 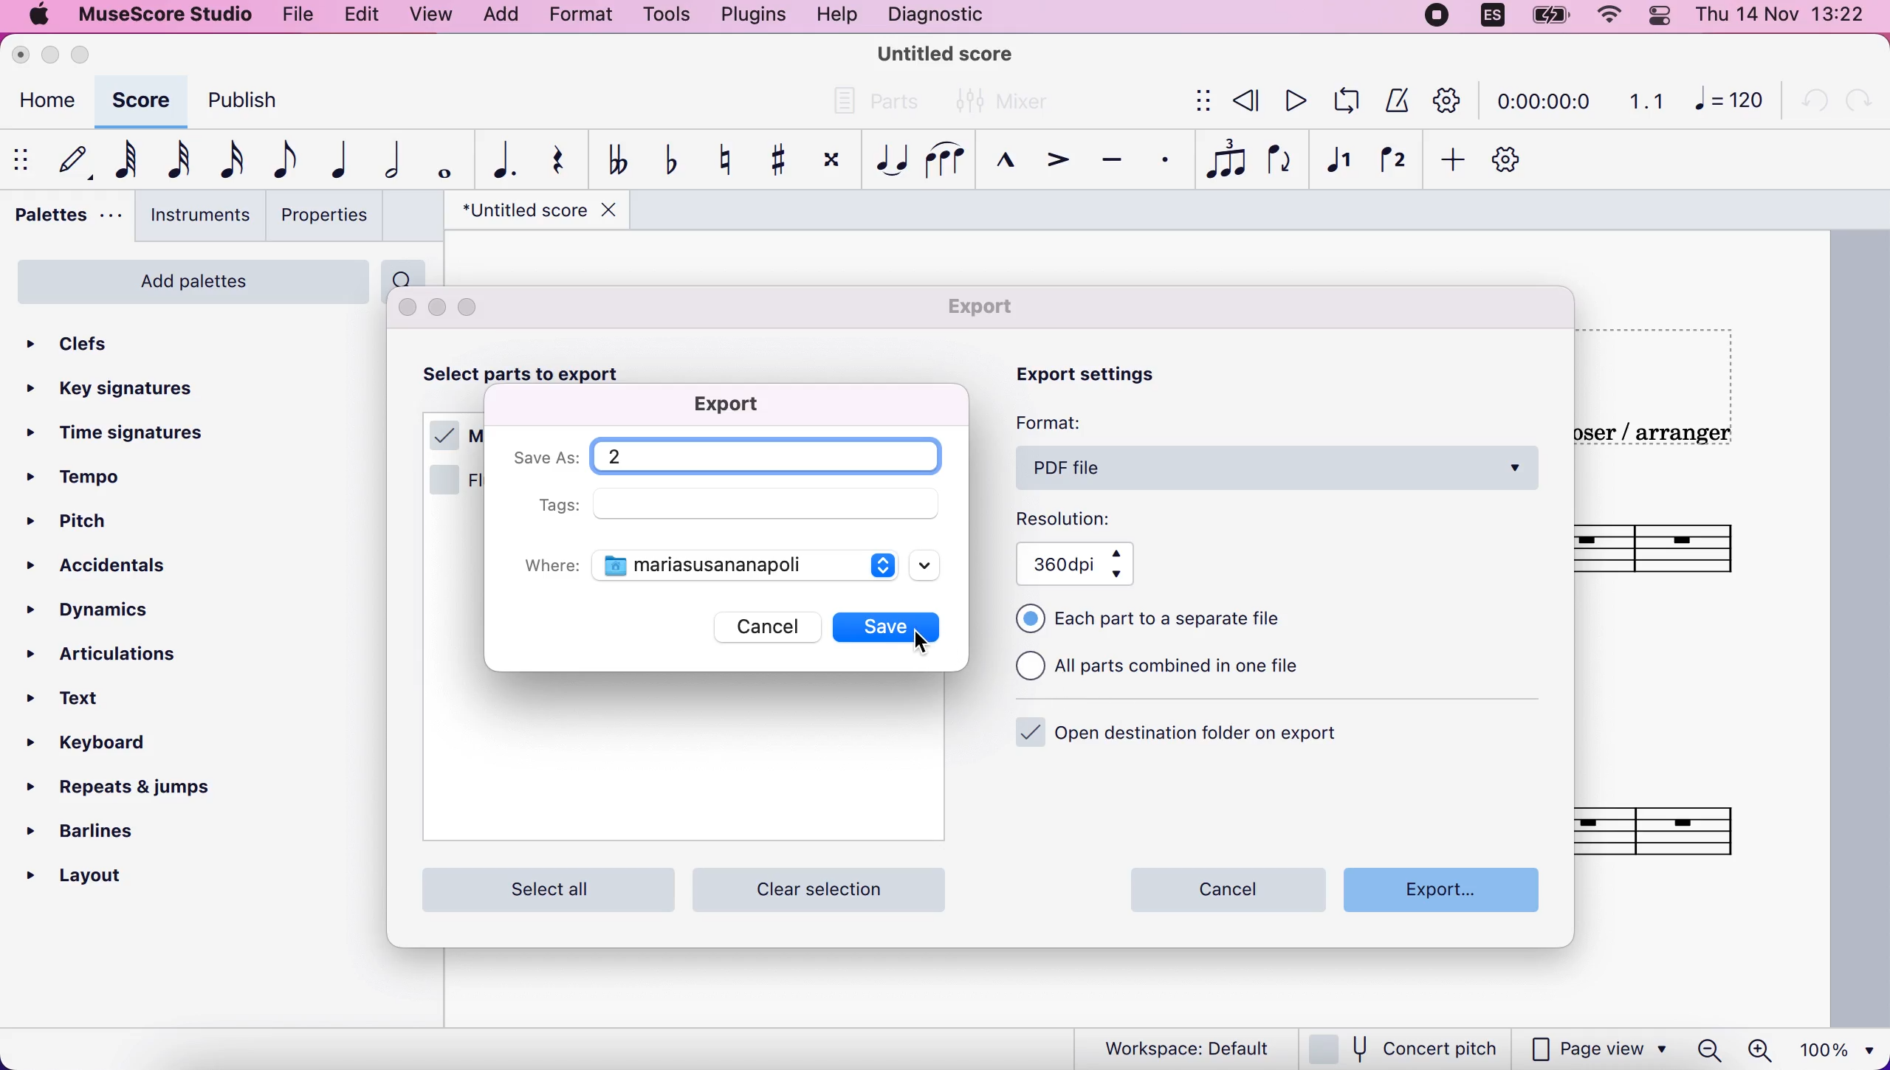 What do you see at coordinates (1512, 159) in the screenshot?
I see `customize toolbar` at bounding box center [1512, 159].